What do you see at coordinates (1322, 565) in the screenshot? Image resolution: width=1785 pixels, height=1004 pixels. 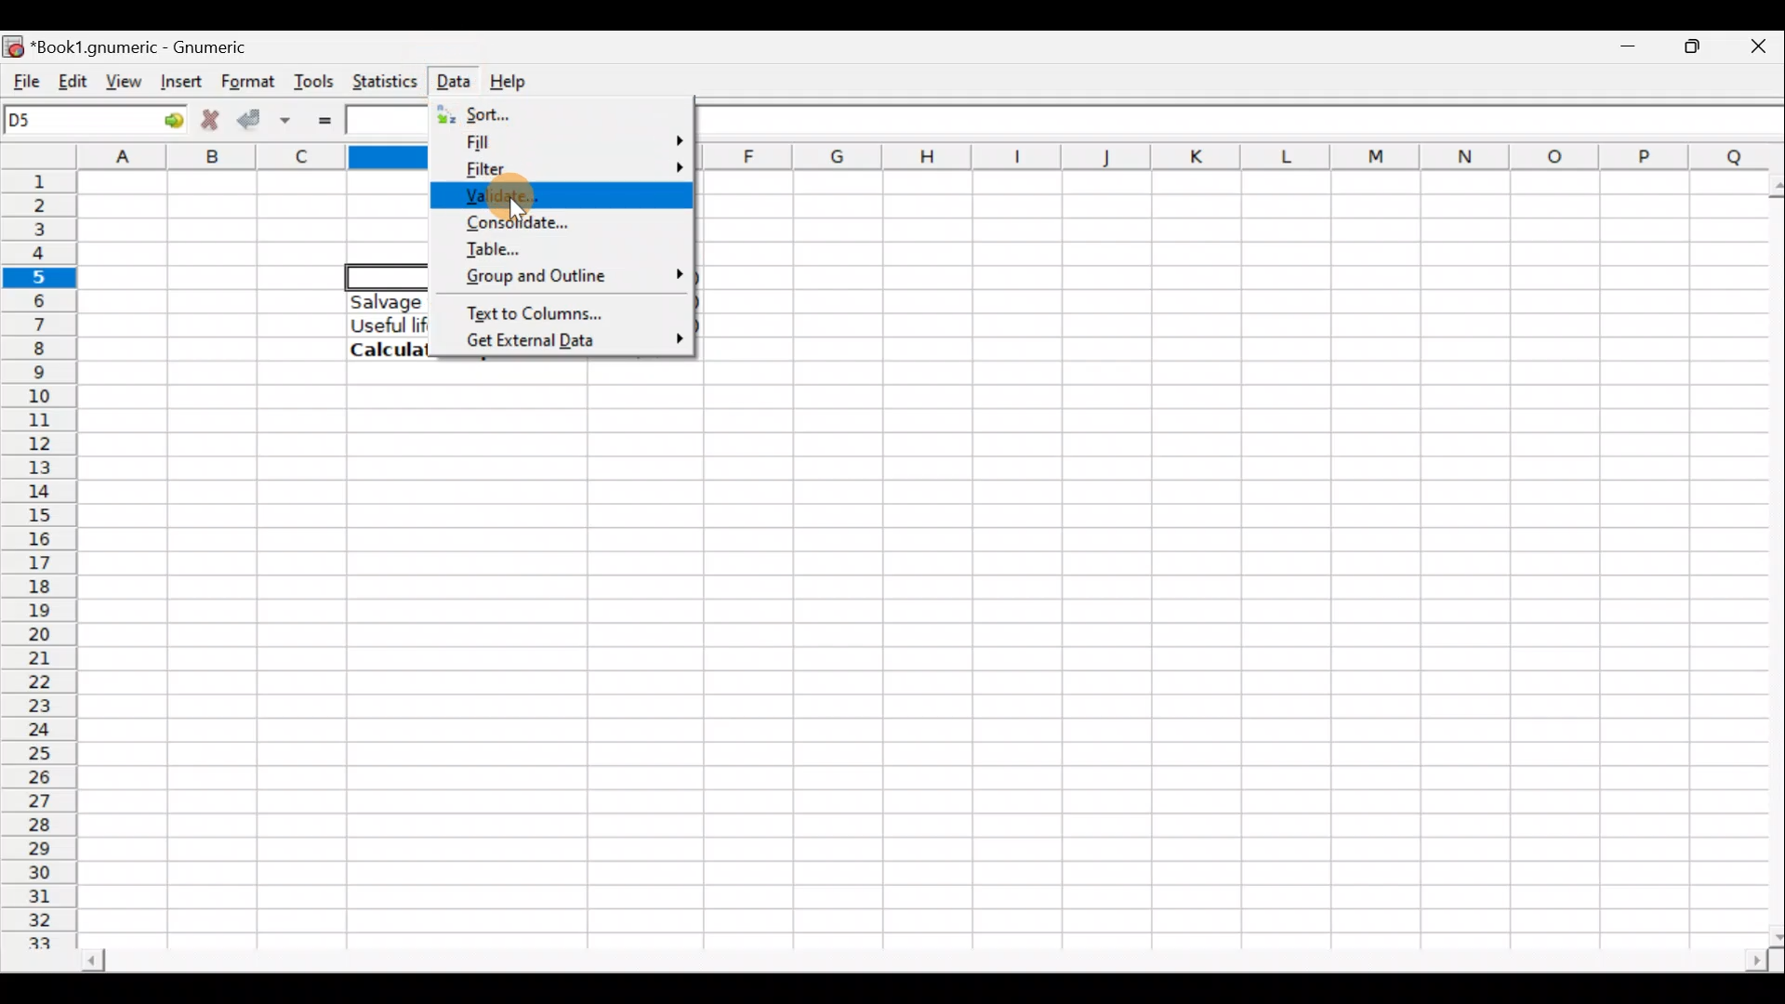 I see `Cells` at bounding box center [1322, 565].